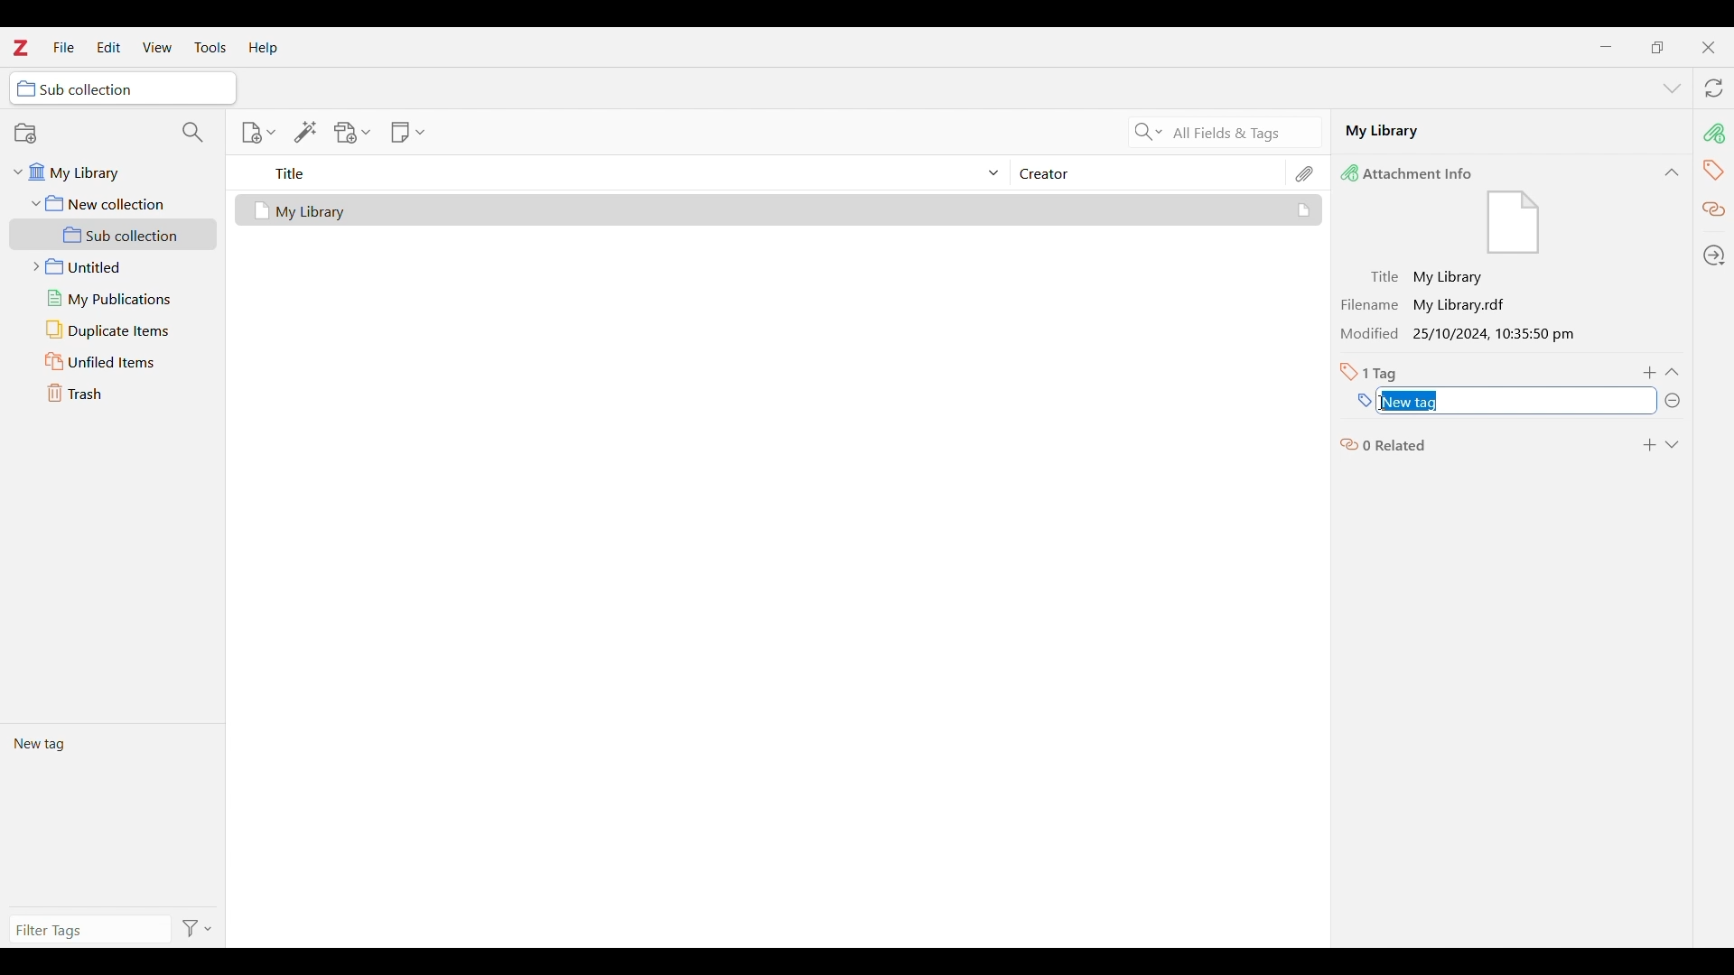 The image size is (1734, 975). What do you see at coordinates (210, 47) in the screenshot?
I see `Tools menu` at bounding box center [210, 47].